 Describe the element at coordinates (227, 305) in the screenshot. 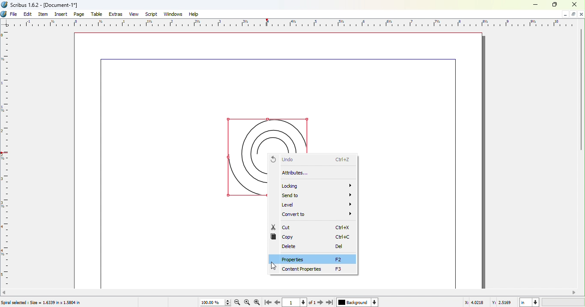

I see `decrease zoom ` at that location.